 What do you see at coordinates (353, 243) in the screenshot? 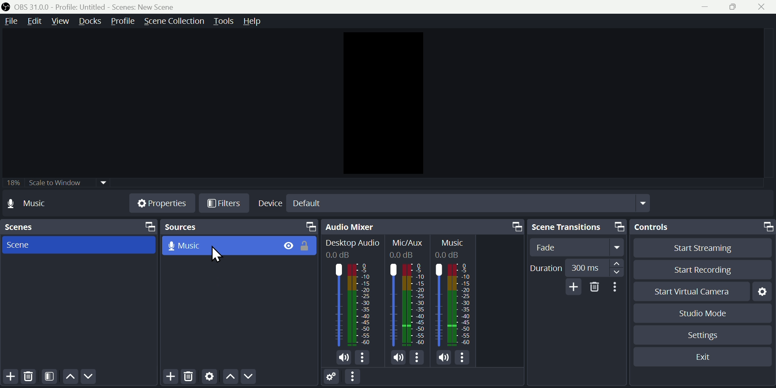
I see `` at bounding box center [353, 243].